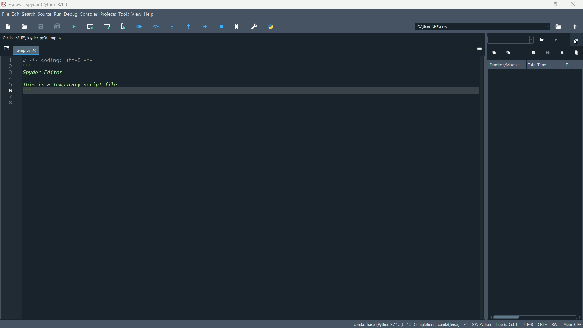 The height and width of the screenshot is (328, 583). Describe the element at coordinates (77, 88) in the screenshot. I see `This is a temporary script file.` at that location.